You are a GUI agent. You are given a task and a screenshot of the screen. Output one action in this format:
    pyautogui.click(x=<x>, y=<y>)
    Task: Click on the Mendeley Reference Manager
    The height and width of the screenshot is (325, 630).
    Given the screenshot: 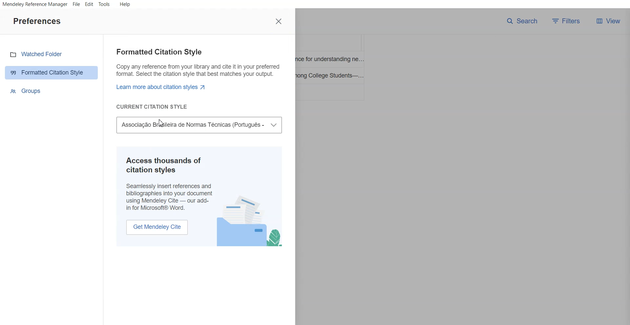 What is the action you would take?
    pyautogui.click(x=34, y=5)
    